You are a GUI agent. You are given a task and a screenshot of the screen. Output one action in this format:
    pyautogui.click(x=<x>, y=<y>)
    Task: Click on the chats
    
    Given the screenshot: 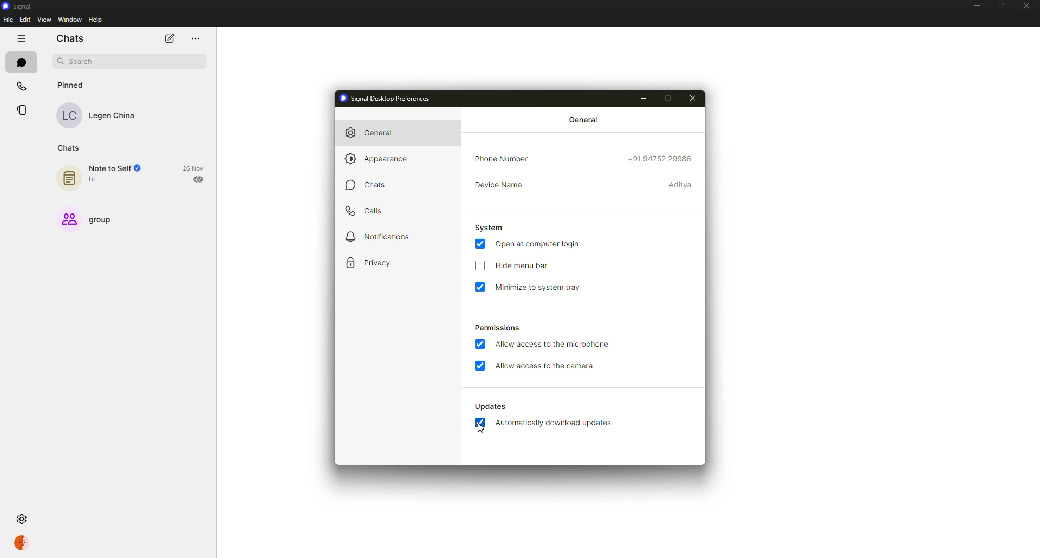 What is the action you would take?
    pyautogui.click(x=71, y=38)
    